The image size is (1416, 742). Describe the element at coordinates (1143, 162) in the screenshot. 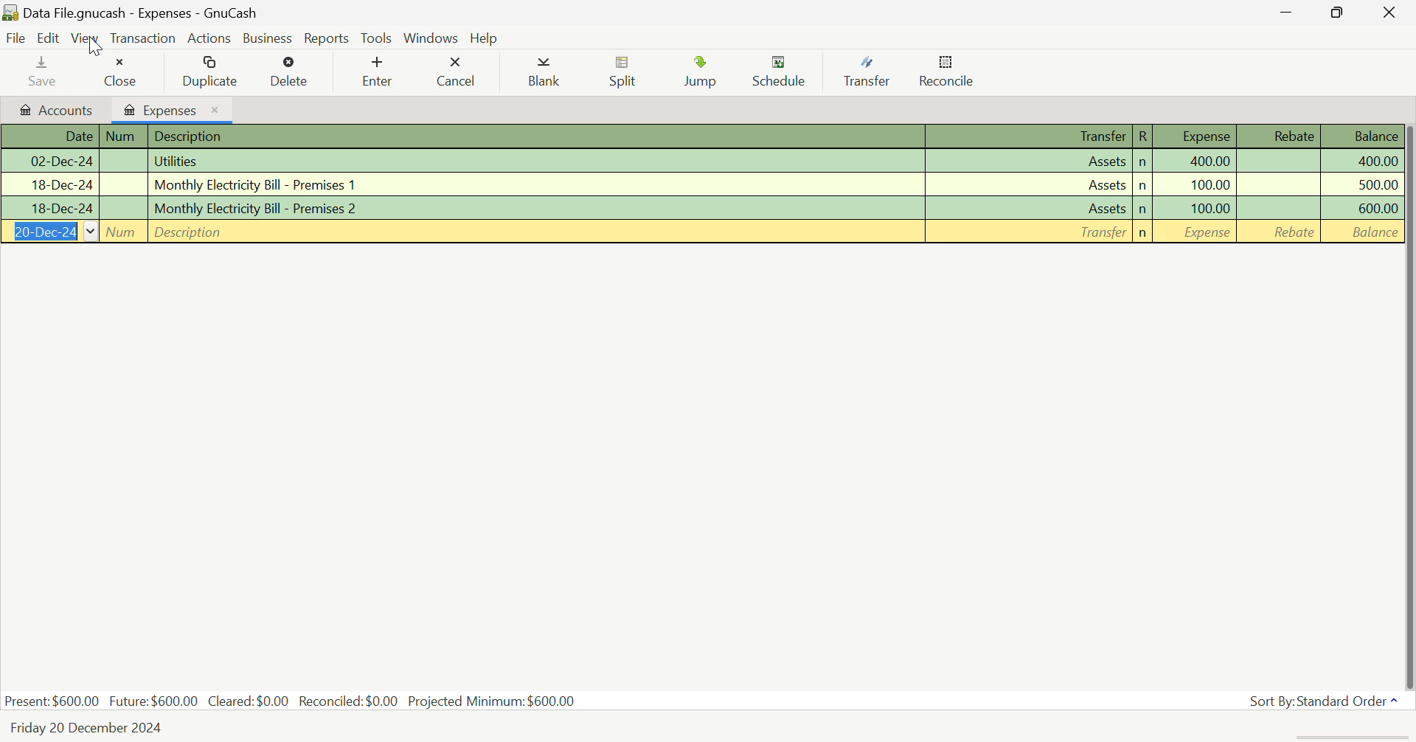

I see `n` at that location.